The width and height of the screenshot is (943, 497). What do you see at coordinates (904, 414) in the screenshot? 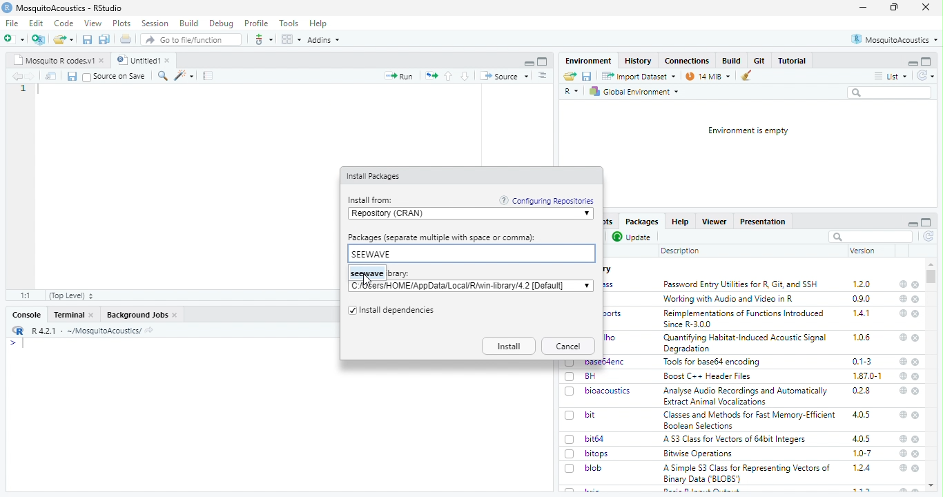
I see `web` at bounding box center [904, 414].